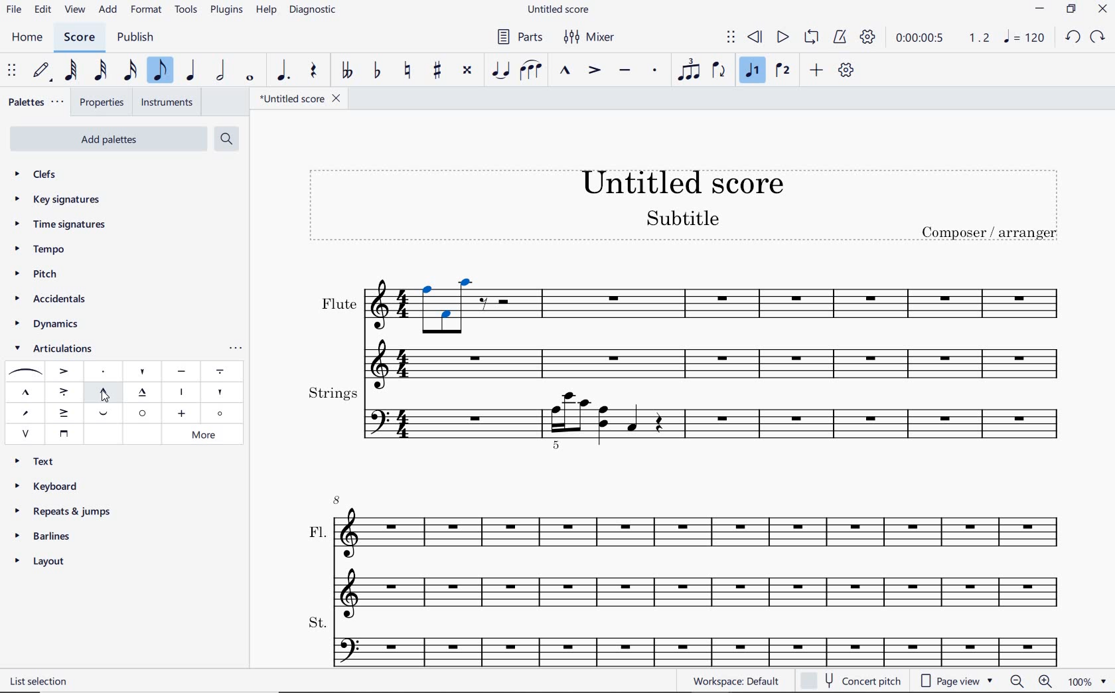 Image resolution: width=1115 pixels, height=693 pixels. I want to click on TOOLS, so click(186, 11).